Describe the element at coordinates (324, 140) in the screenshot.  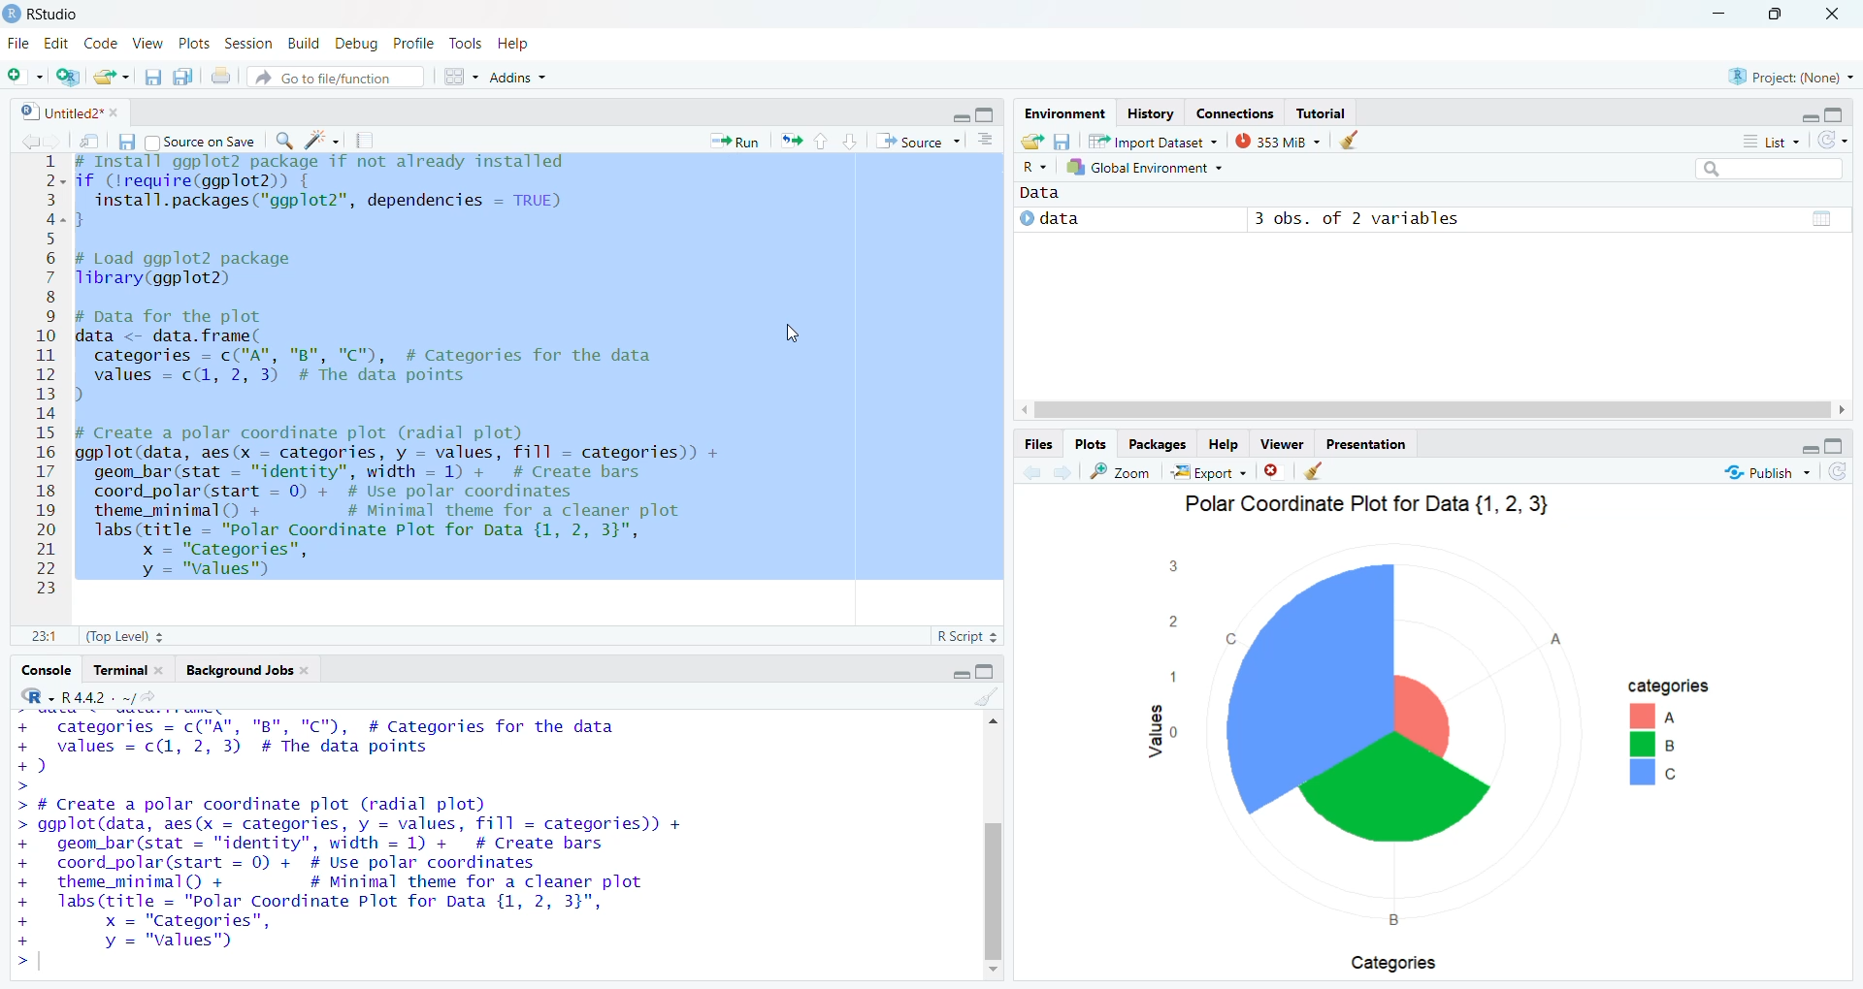
I see `code tools` at that location.